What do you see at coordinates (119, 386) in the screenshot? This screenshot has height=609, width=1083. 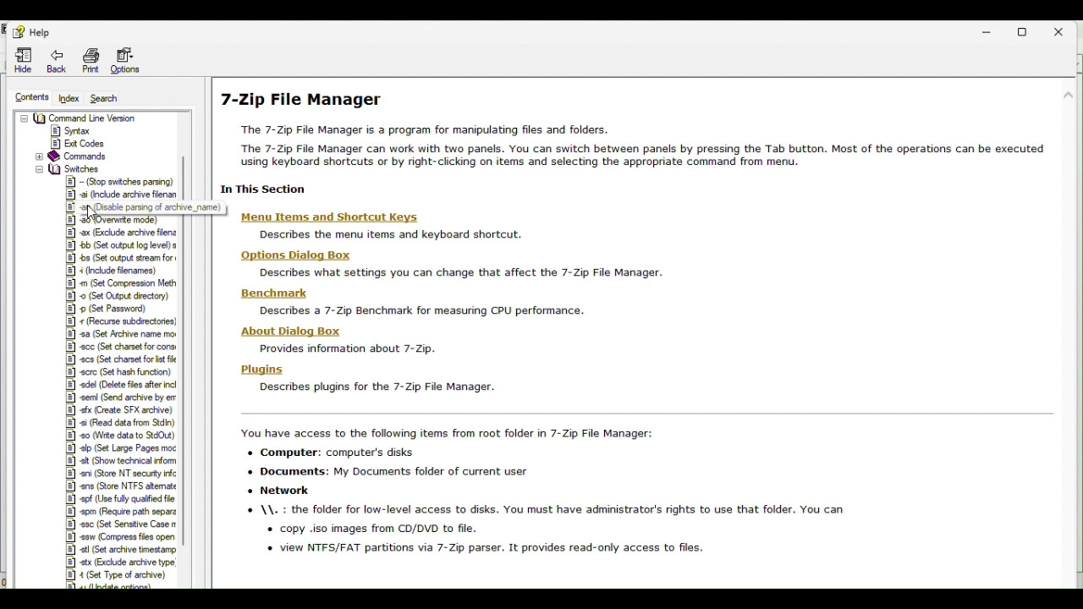 I see `5] adel (Delete files after incl` at bounding box center [119, 386].